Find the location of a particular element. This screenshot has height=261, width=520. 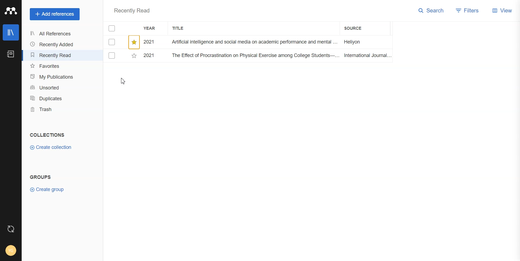

Favorites is located at coordinates (53, 65).